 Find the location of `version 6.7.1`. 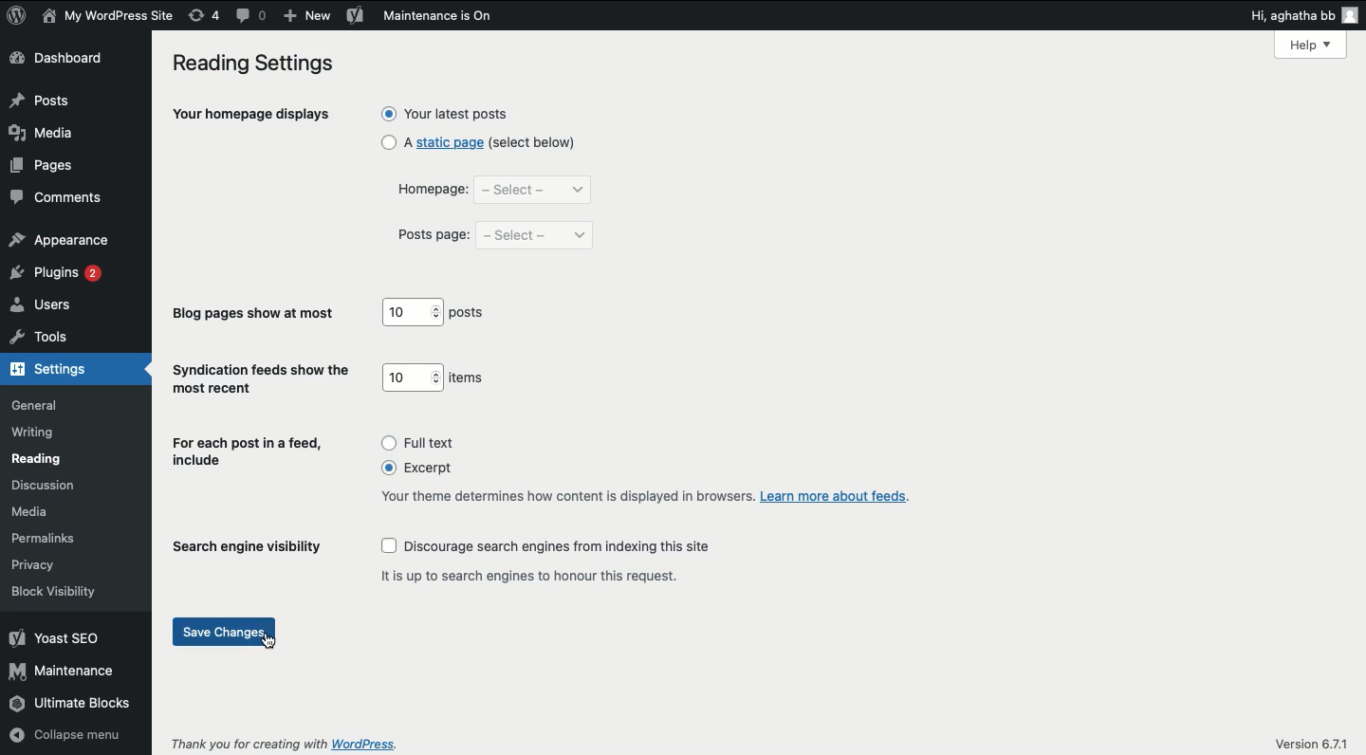

version 6.7.1 is located at coordinates (1313, 743).